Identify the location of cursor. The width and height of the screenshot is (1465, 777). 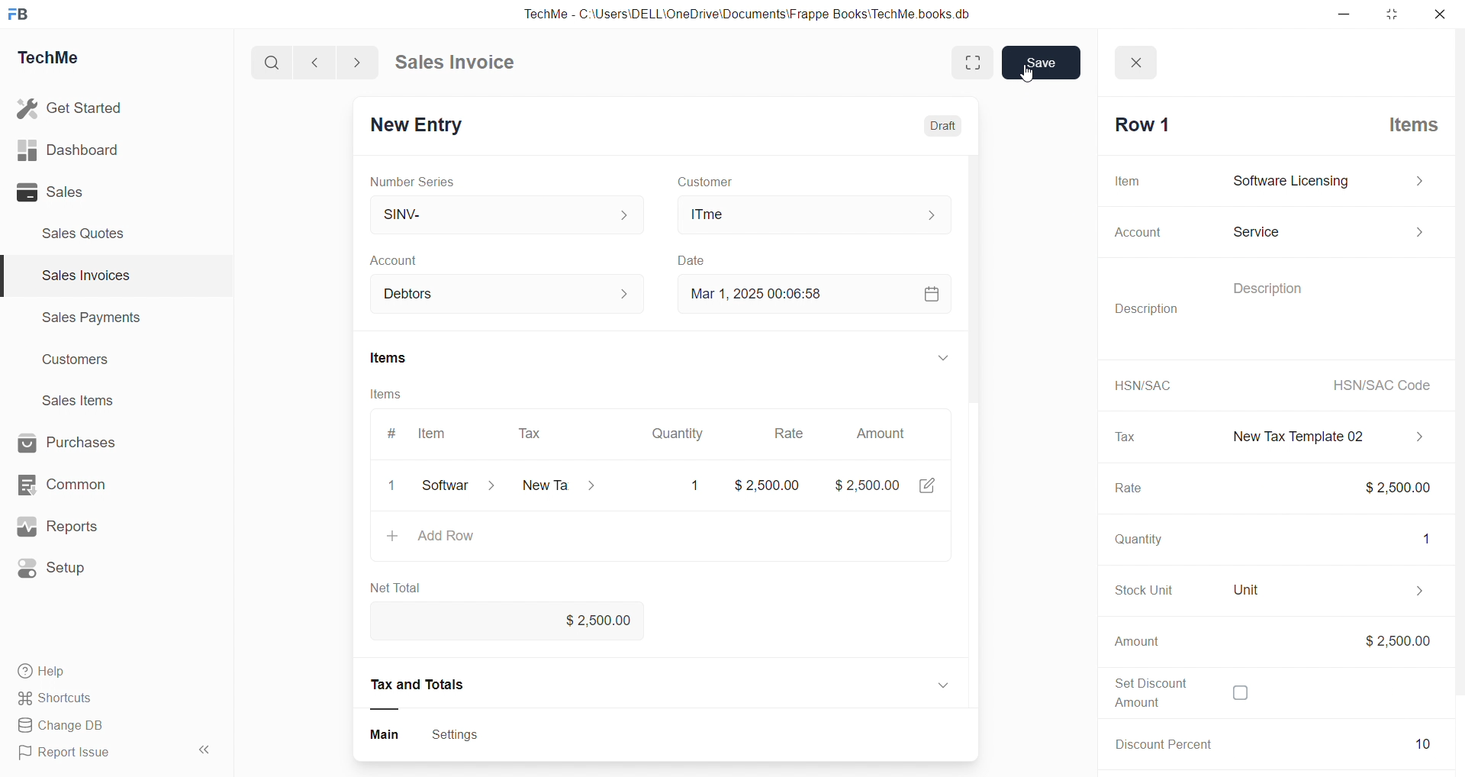
(1029, 85).